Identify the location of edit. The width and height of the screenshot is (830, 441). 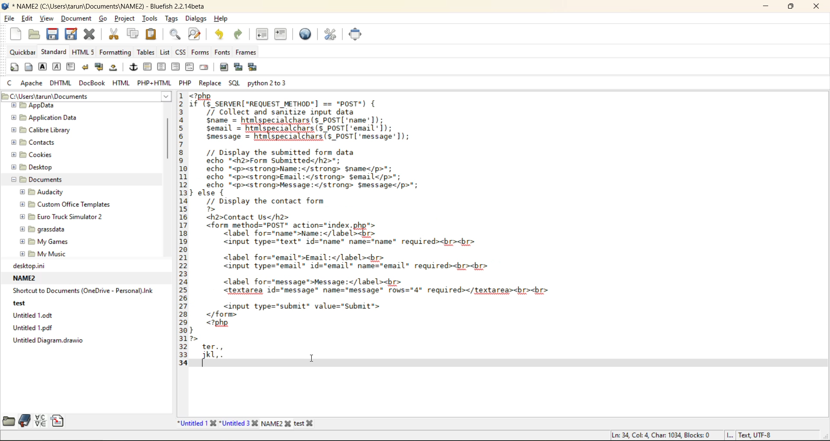
(29, 19).